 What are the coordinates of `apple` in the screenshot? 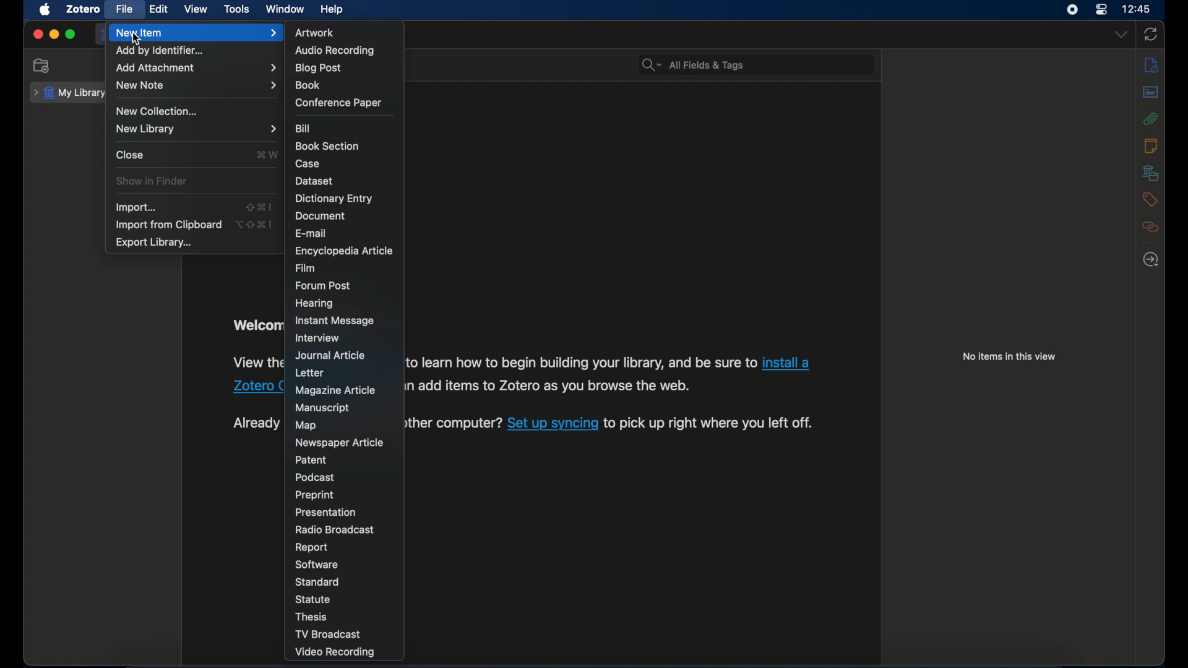 It's located at (46, 9).